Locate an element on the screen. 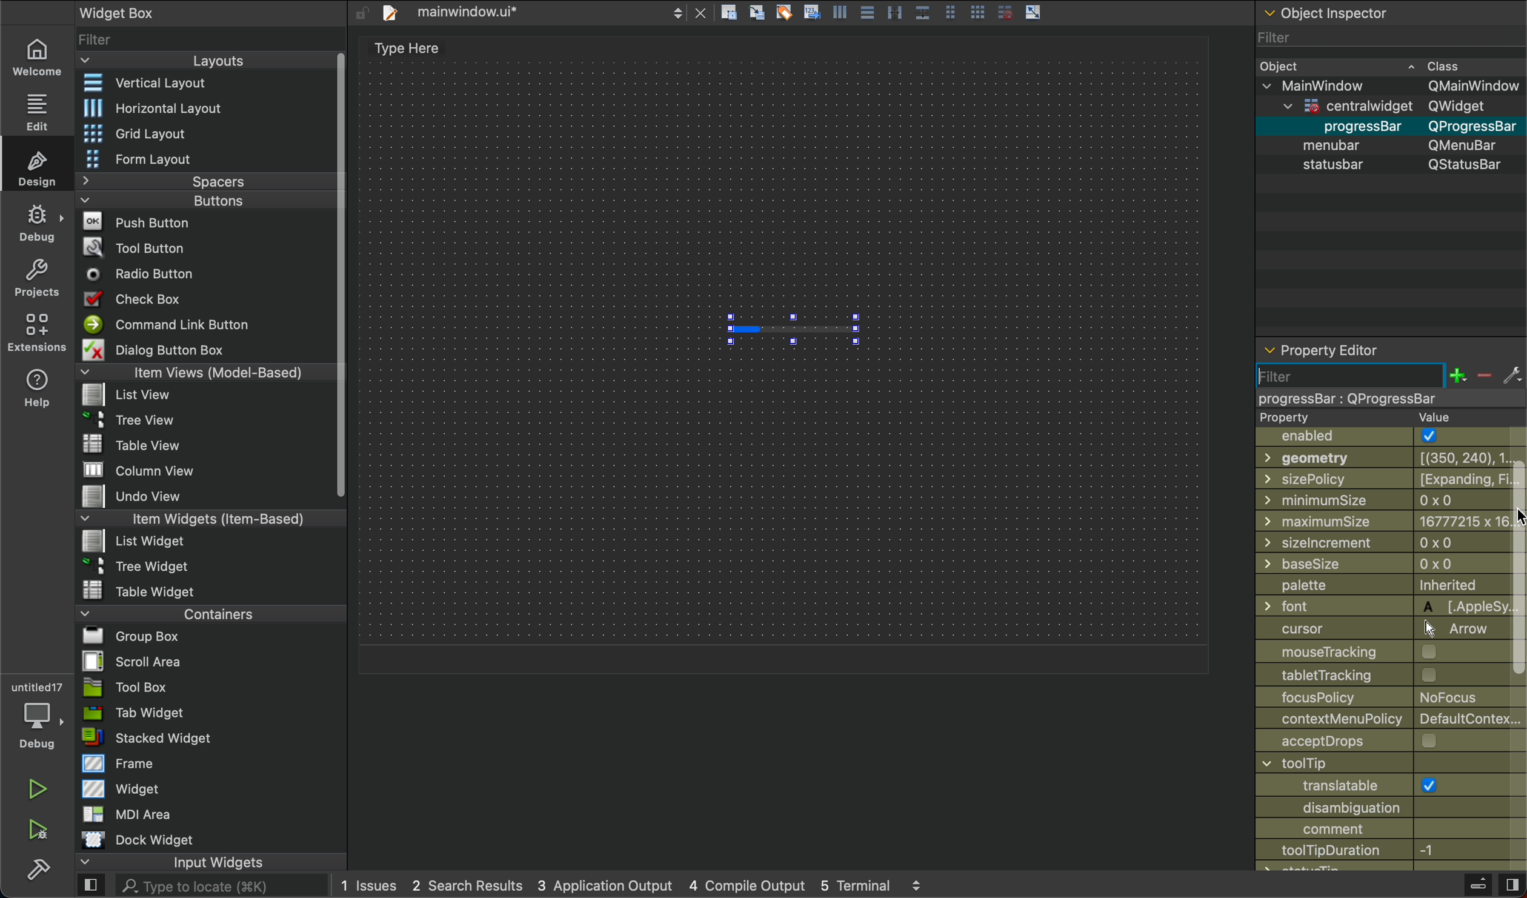 The width and height of the screenshot is (1527, 898). context menu policy is located at coordinates (1391, 719).